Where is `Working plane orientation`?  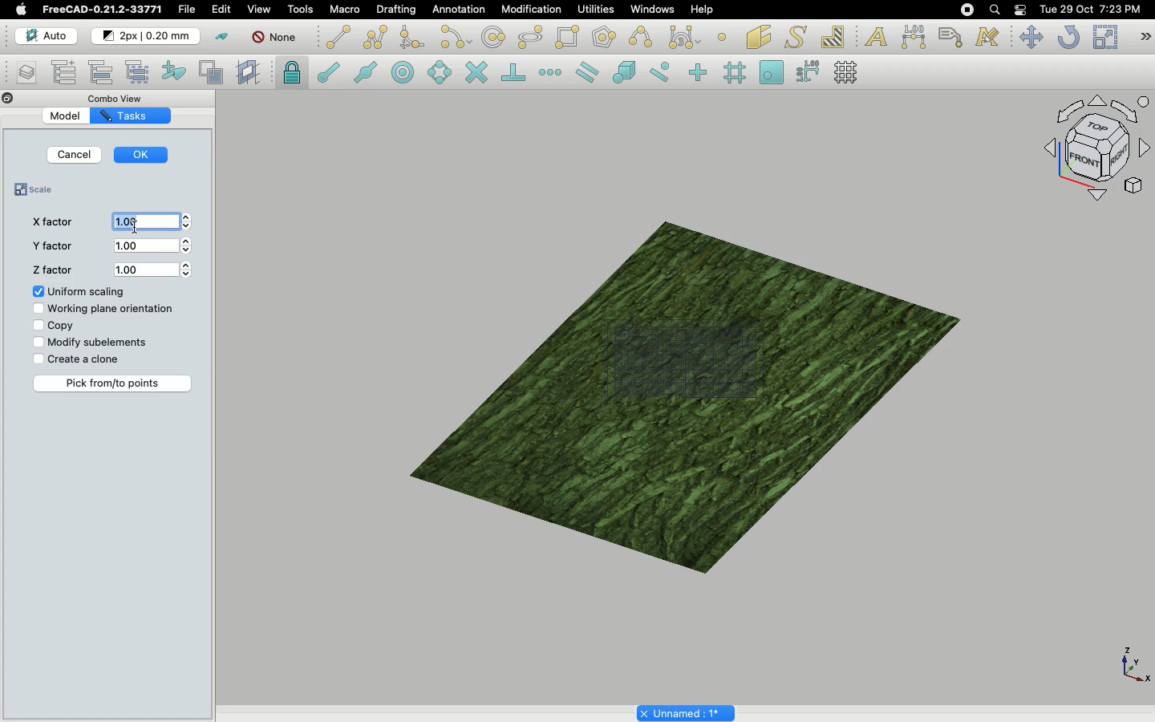 Working plane orientation is located at coordinates (103, 310).